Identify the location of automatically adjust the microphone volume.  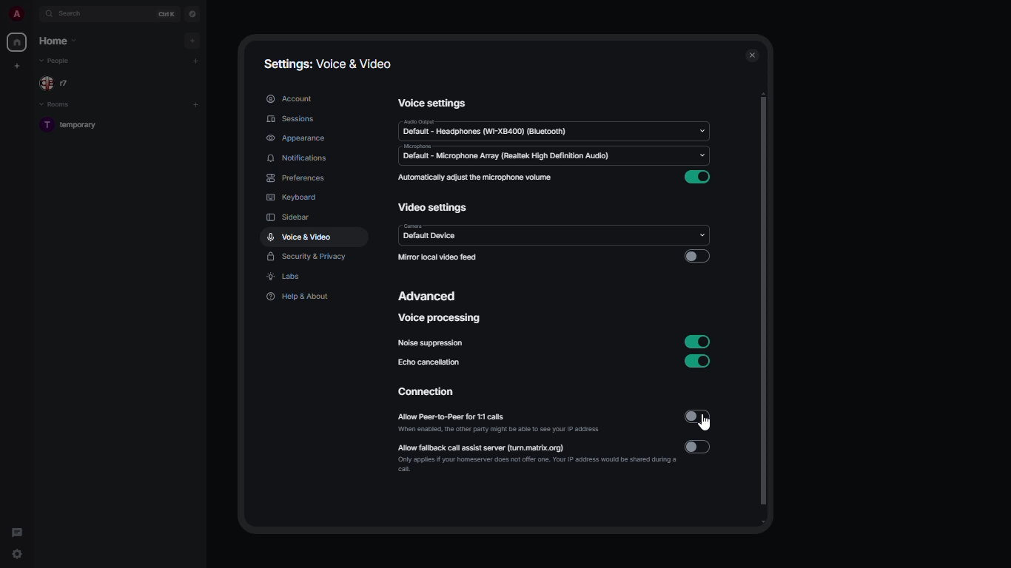
(474, 177).